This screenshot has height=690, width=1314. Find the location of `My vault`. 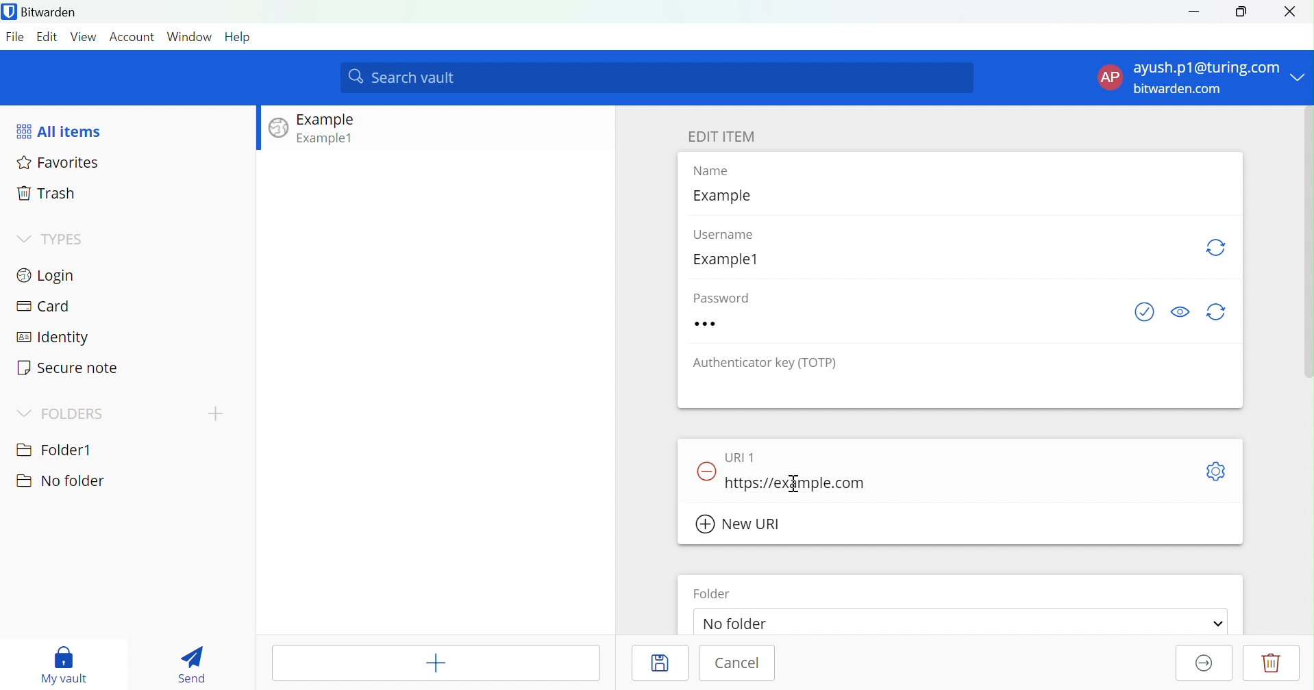

My vault is located at coordinates (64, 663).